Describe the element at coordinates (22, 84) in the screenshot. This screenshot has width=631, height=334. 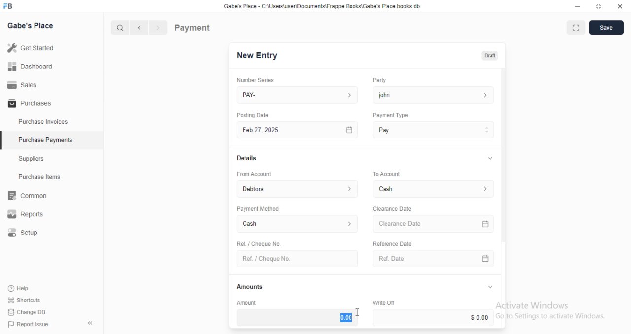
I see `Sales` at that location.